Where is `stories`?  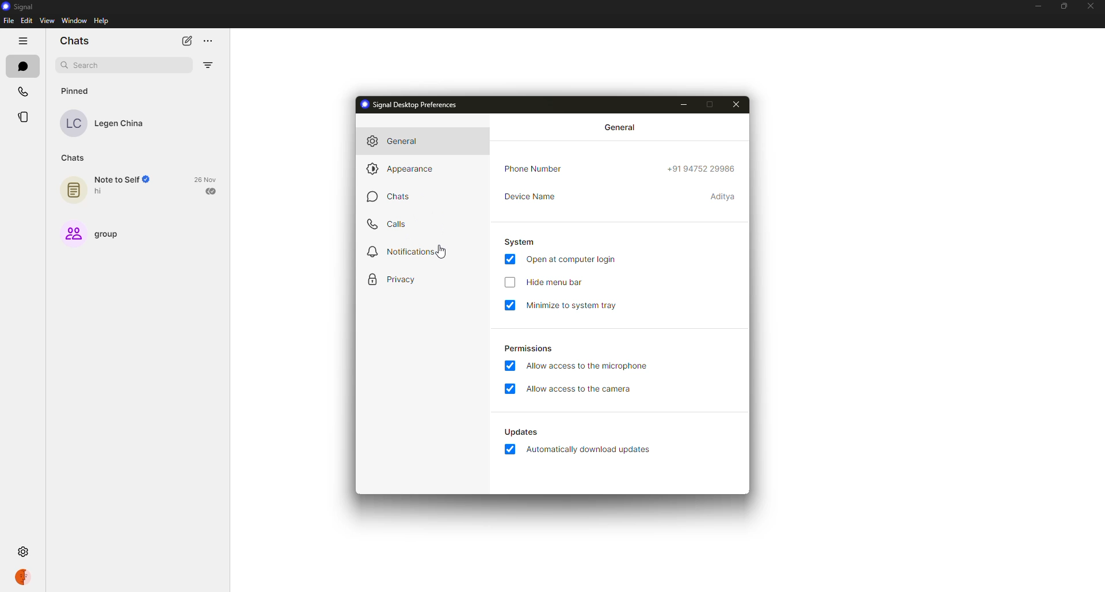
stories is located at coordinates (29, 117).